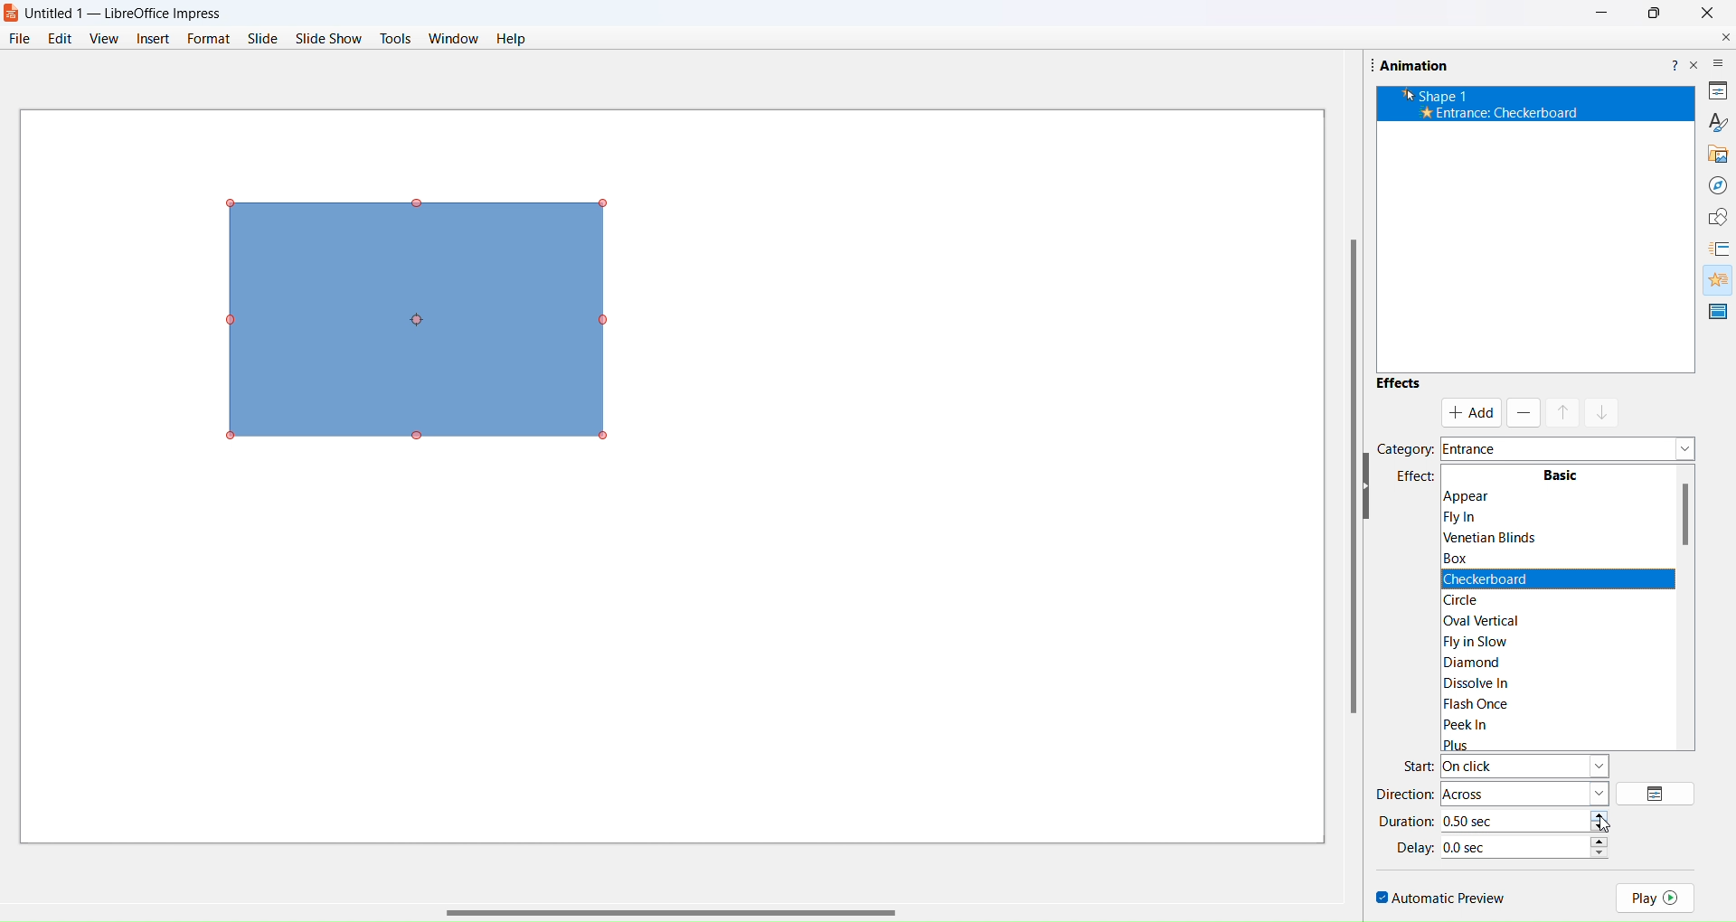  What do you see at coordinates (1410, 821) in the screenshot?
I see `duration` at bounding box center [1410, 821].